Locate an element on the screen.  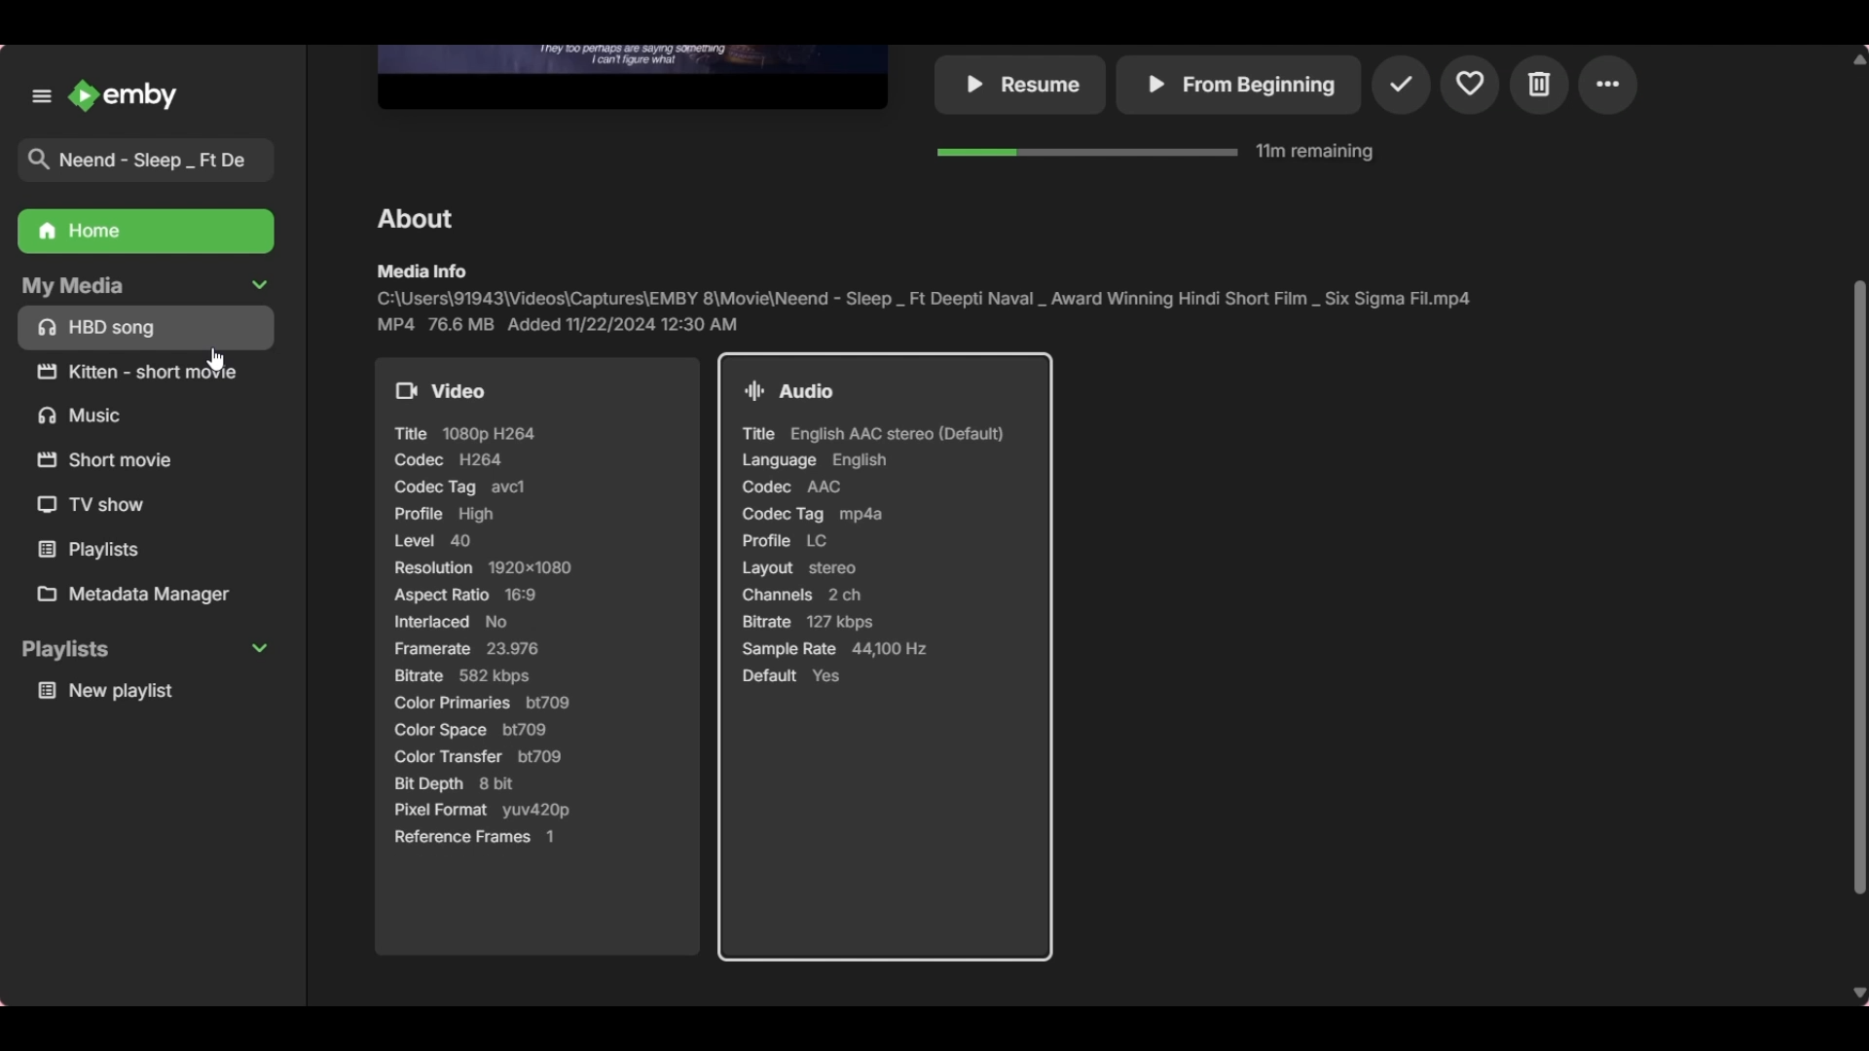
Media files under My Media is located at coordinates (148, 326).